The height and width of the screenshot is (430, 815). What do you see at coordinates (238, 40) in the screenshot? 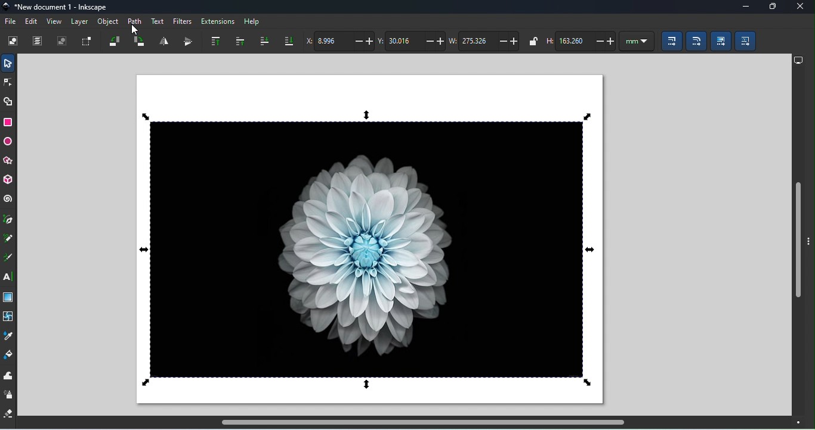
I see `raise selection one step` at bounding box center [238, 40].